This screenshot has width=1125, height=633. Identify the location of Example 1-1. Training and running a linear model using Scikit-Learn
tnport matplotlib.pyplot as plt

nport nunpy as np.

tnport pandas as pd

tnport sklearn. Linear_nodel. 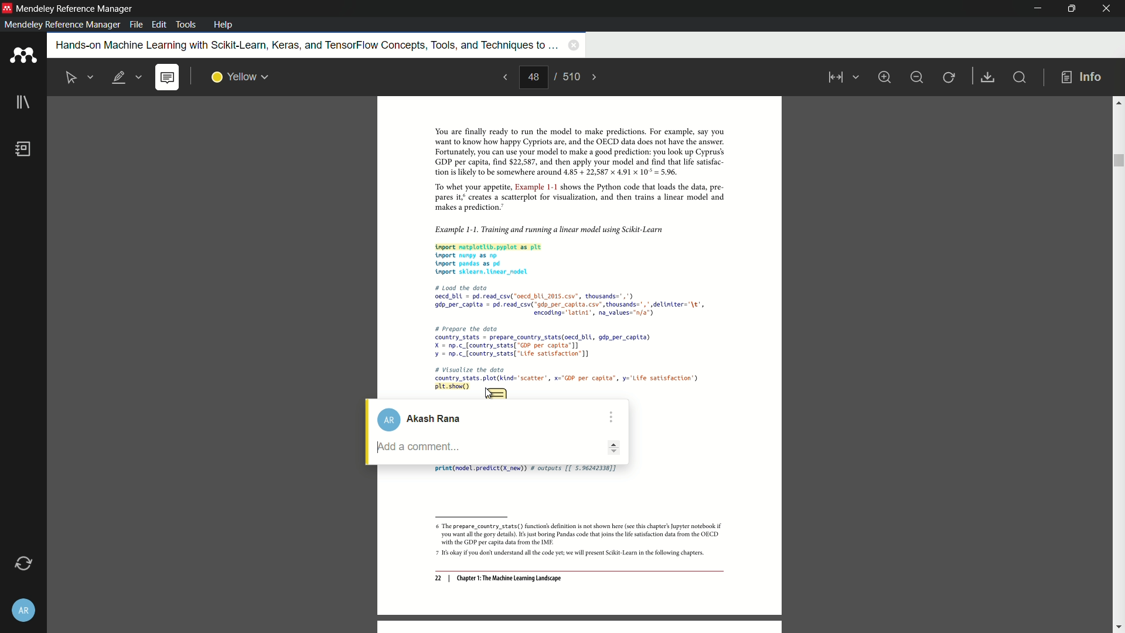
(572, 249).